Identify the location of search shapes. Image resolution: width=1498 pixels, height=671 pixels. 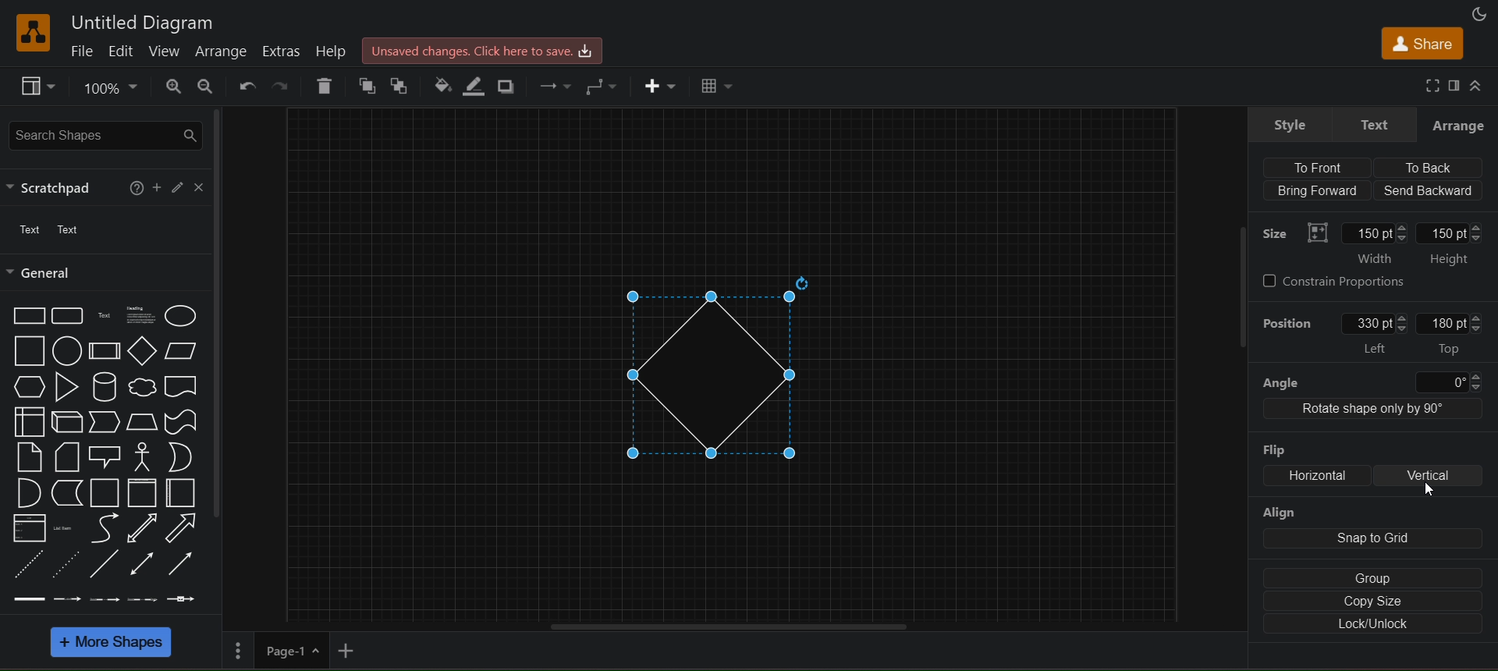
(103, 134).